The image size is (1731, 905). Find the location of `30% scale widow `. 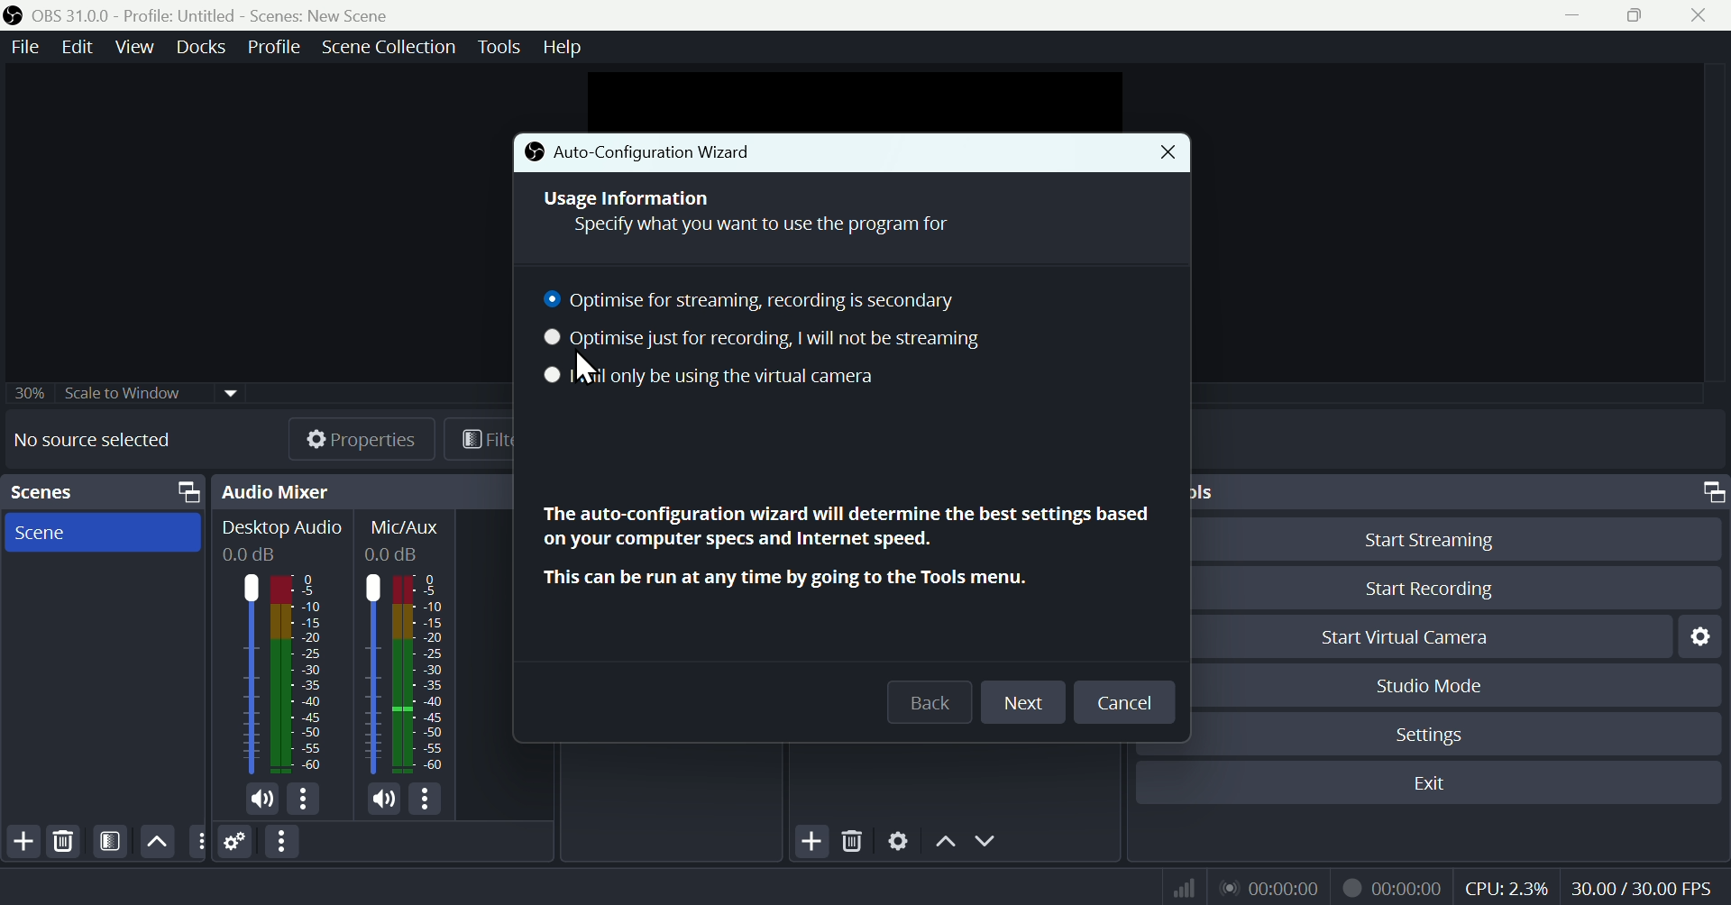

30% scale widow  is located at coordinates (151, 391).